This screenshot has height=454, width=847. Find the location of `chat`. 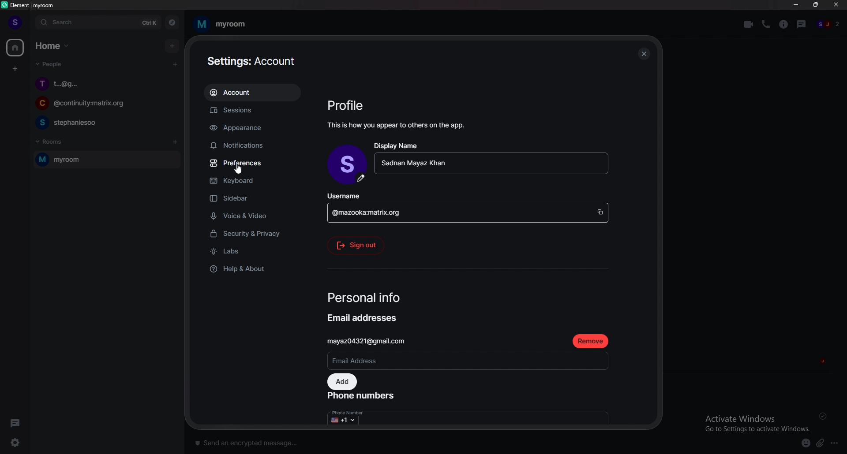

chat is located at coordinates (103, 104).